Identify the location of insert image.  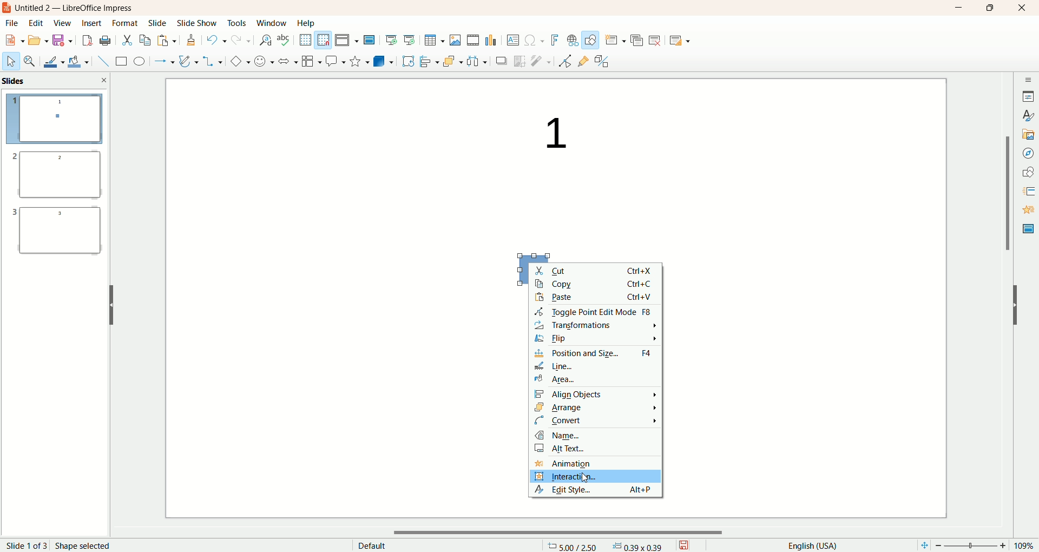
(456, 40).